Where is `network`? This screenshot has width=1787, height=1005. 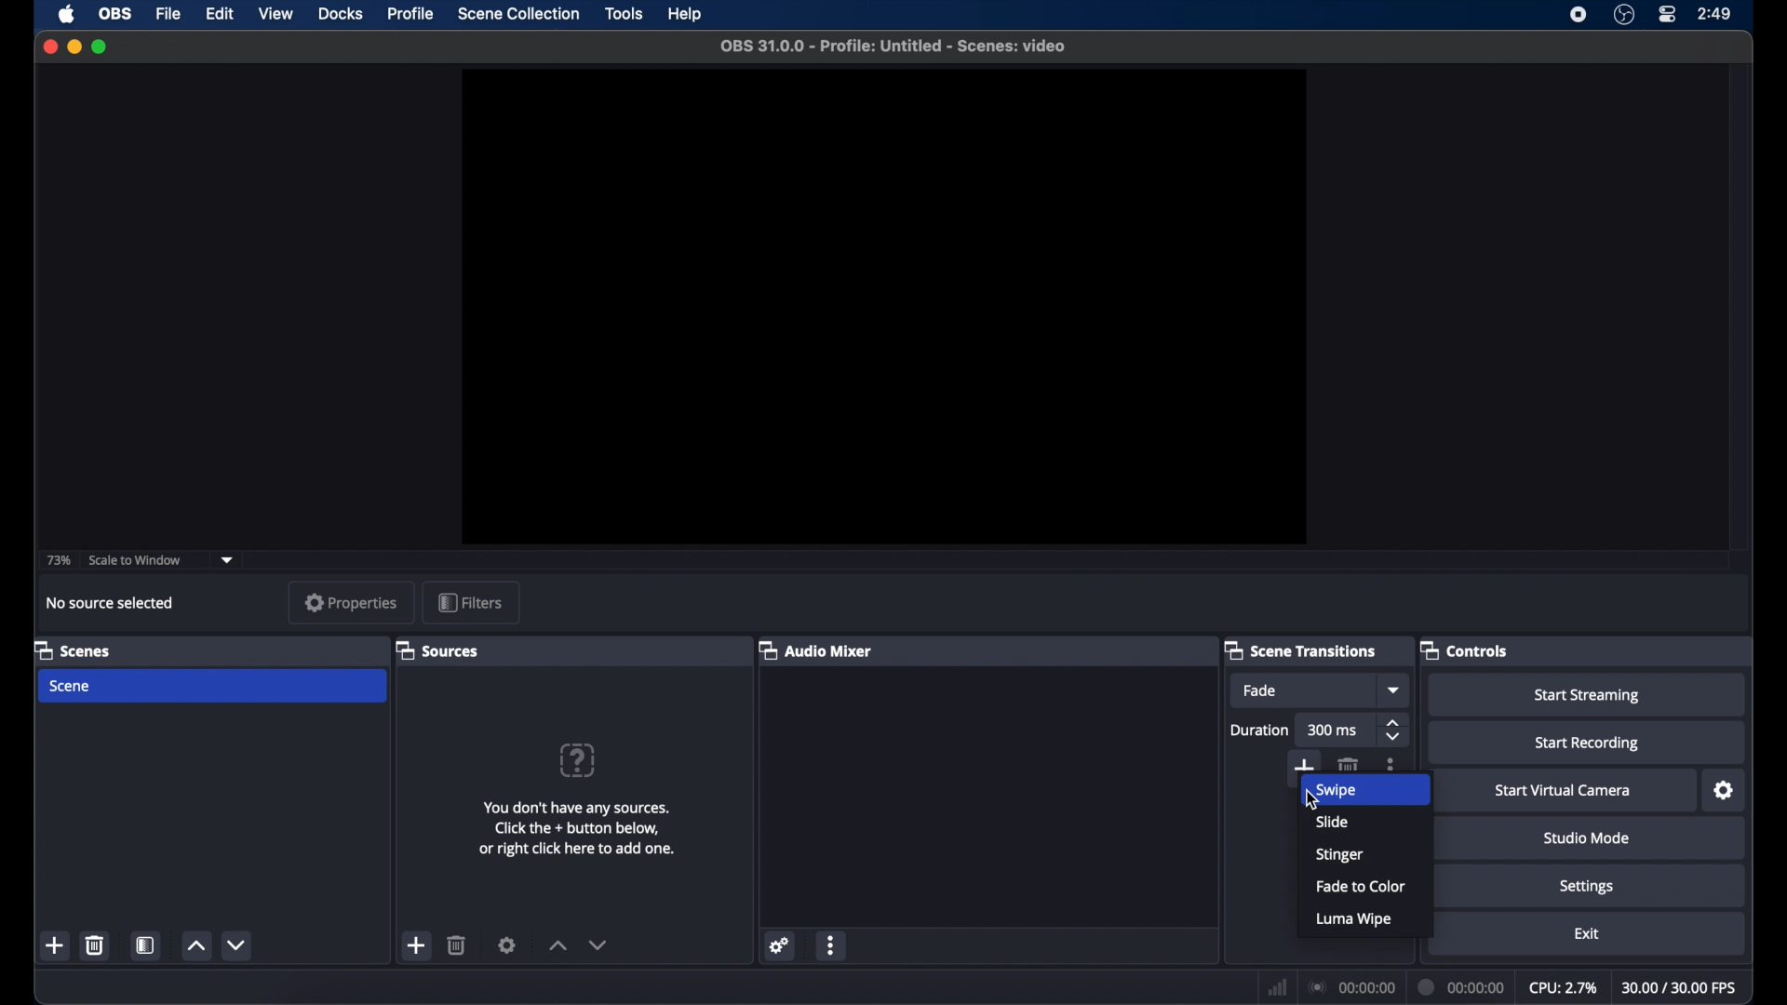 network is located at coordinates (1275, 988).